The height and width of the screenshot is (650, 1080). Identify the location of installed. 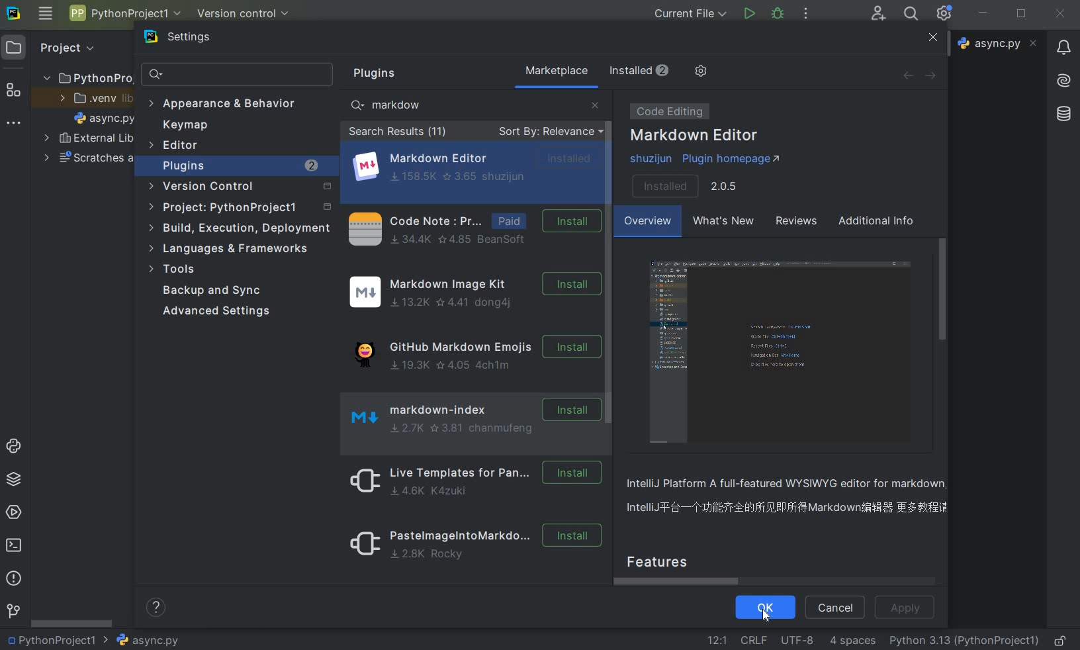
(685, 185).